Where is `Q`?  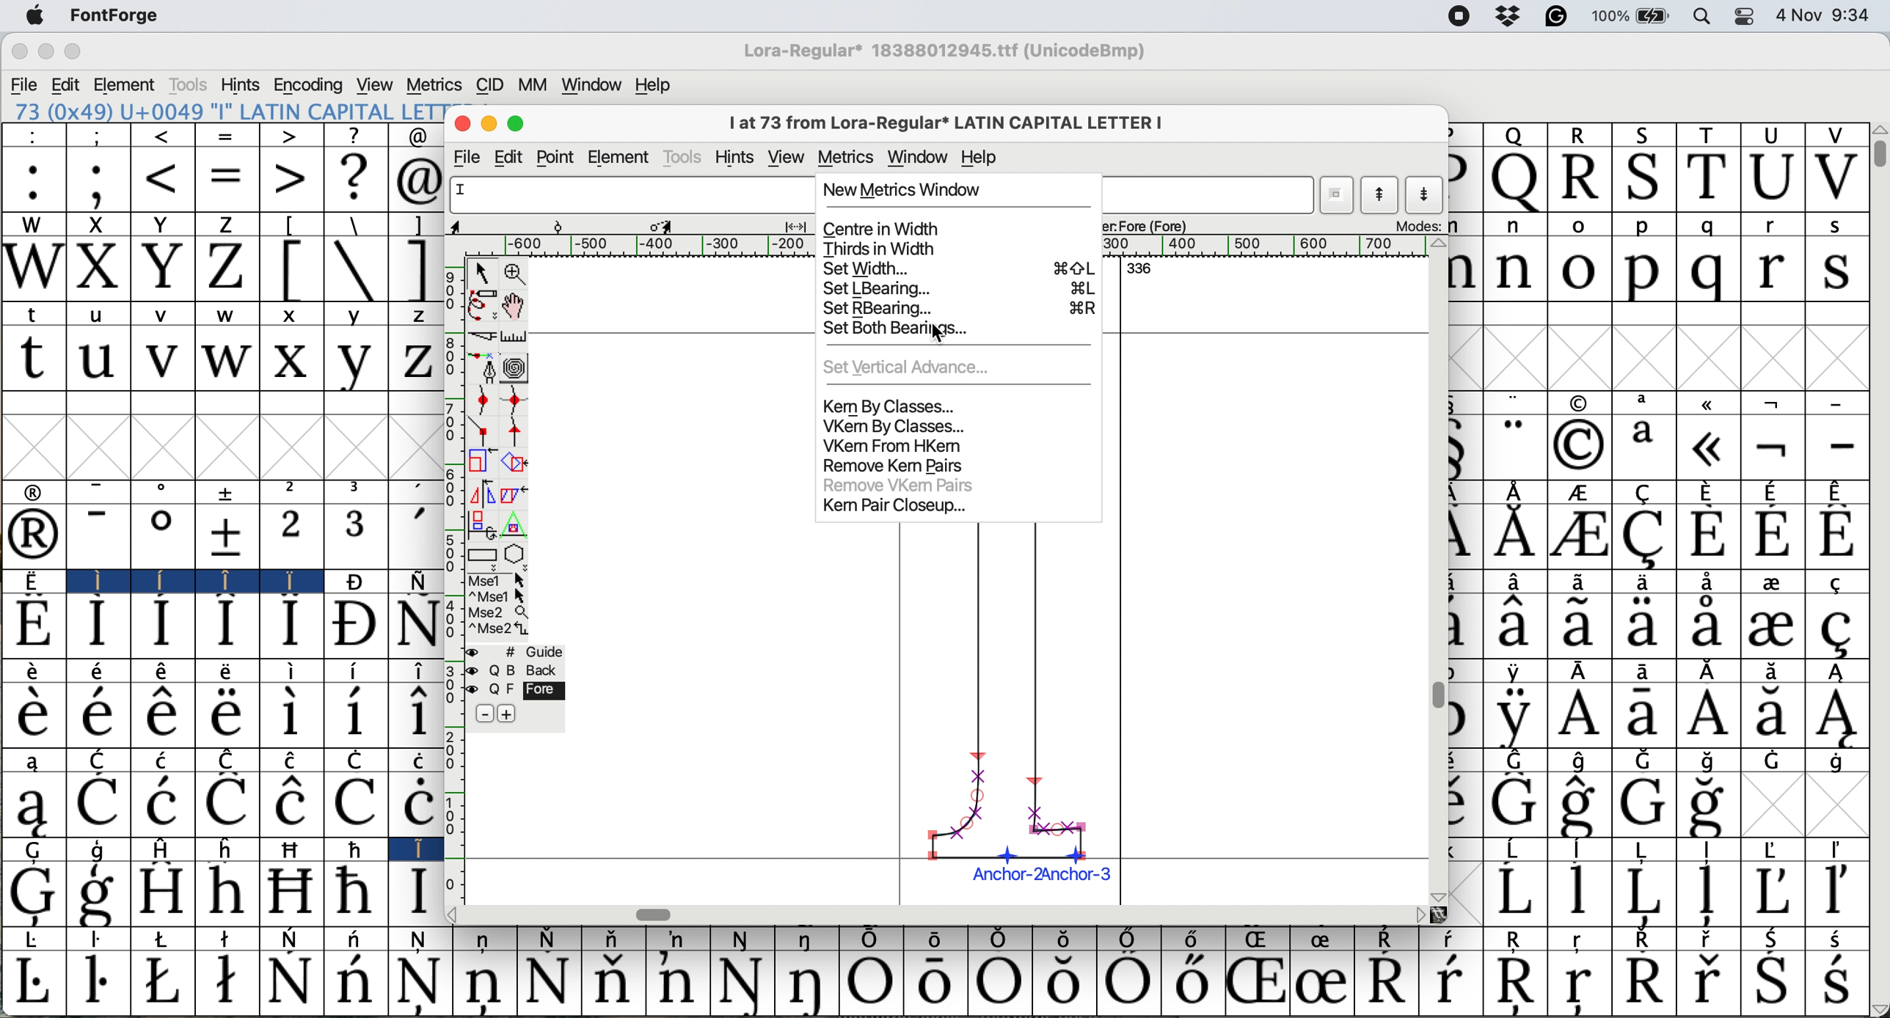
Q is located at coordinates (1514, 134).